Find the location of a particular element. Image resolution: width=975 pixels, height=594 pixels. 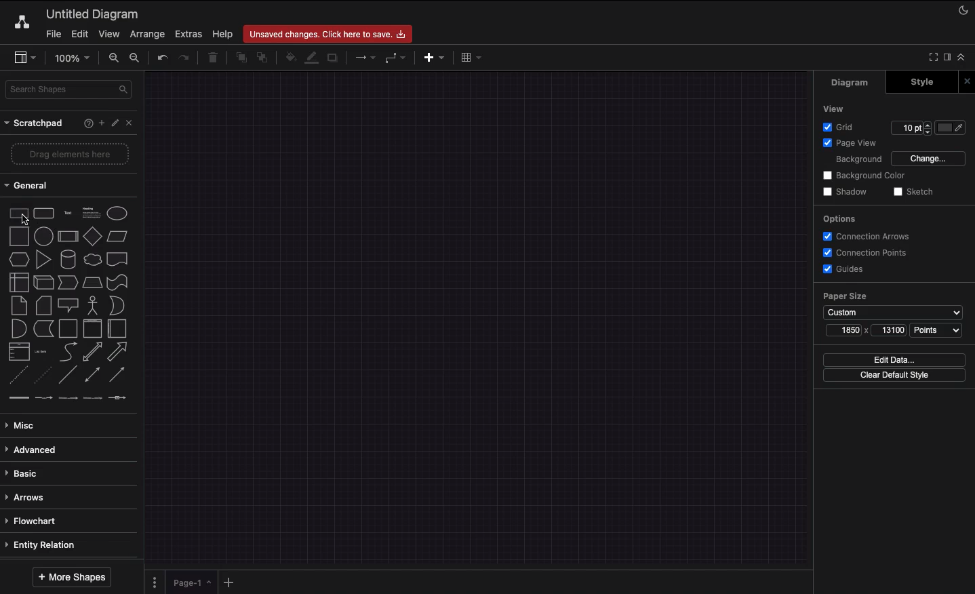

Zoom in is located at coordinates (114, 58).